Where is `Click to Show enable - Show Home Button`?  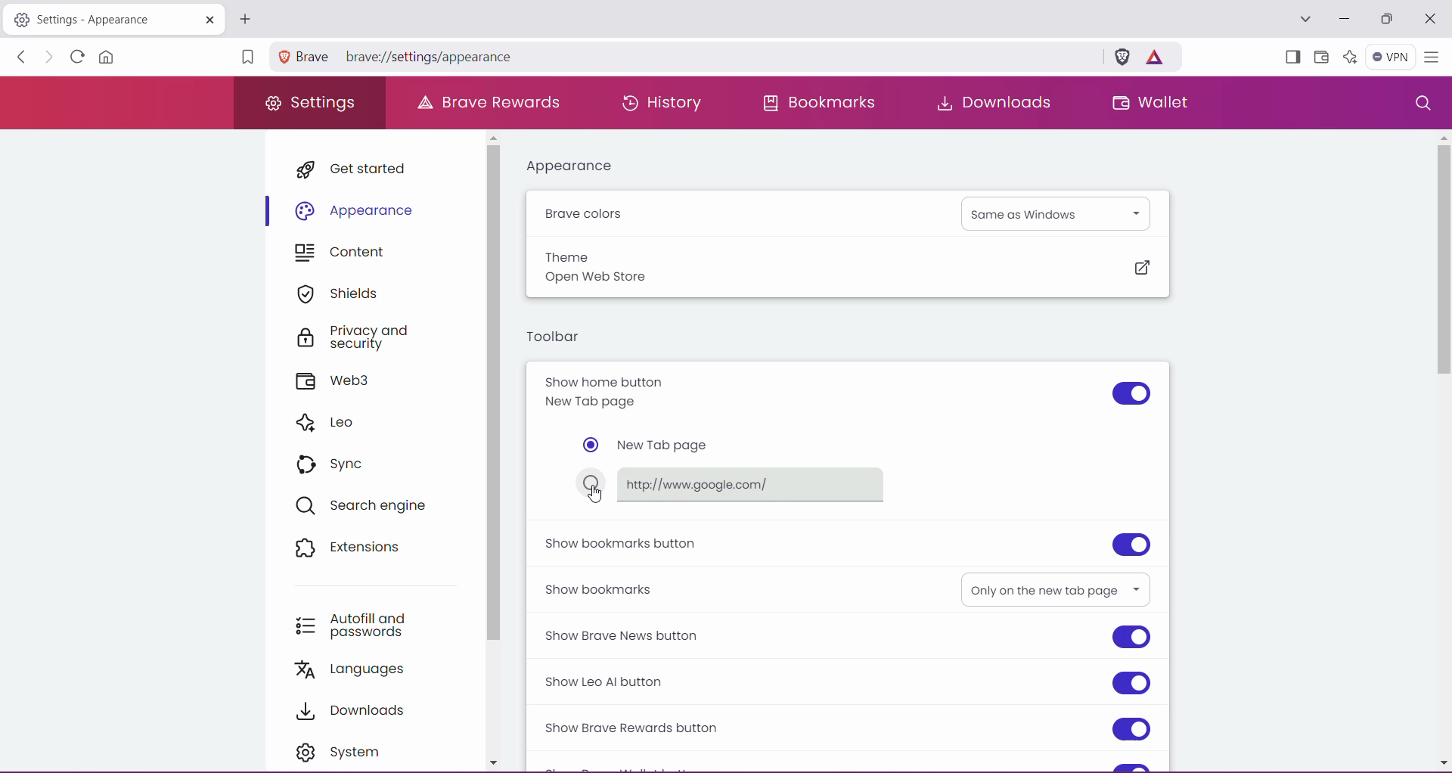 Click to Show enable - Show Home Button is located at coordinates (1131, 394).